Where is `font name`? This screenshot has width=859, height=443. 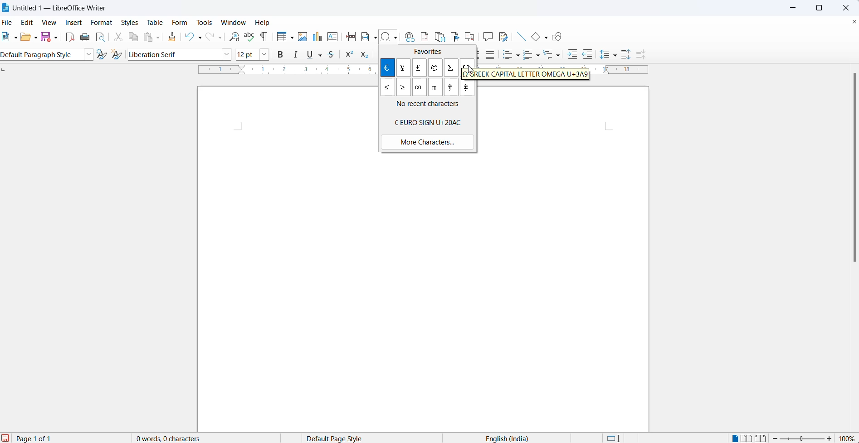 font name is located at coordinates (172, 54).